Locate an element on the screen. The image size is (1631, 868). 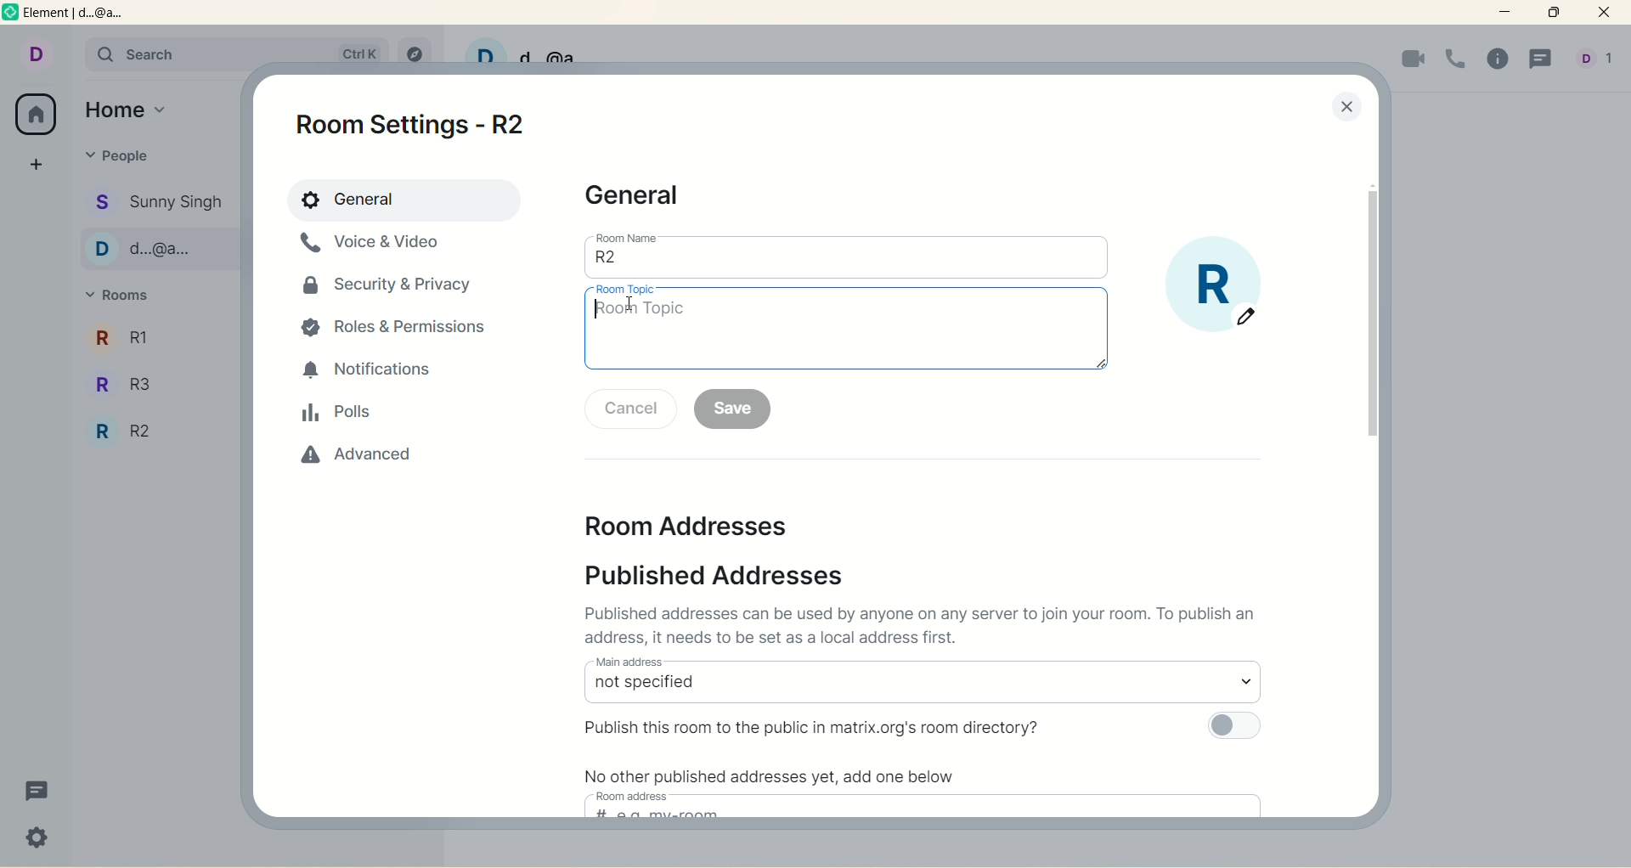
home is located at coordinates (130, 107).